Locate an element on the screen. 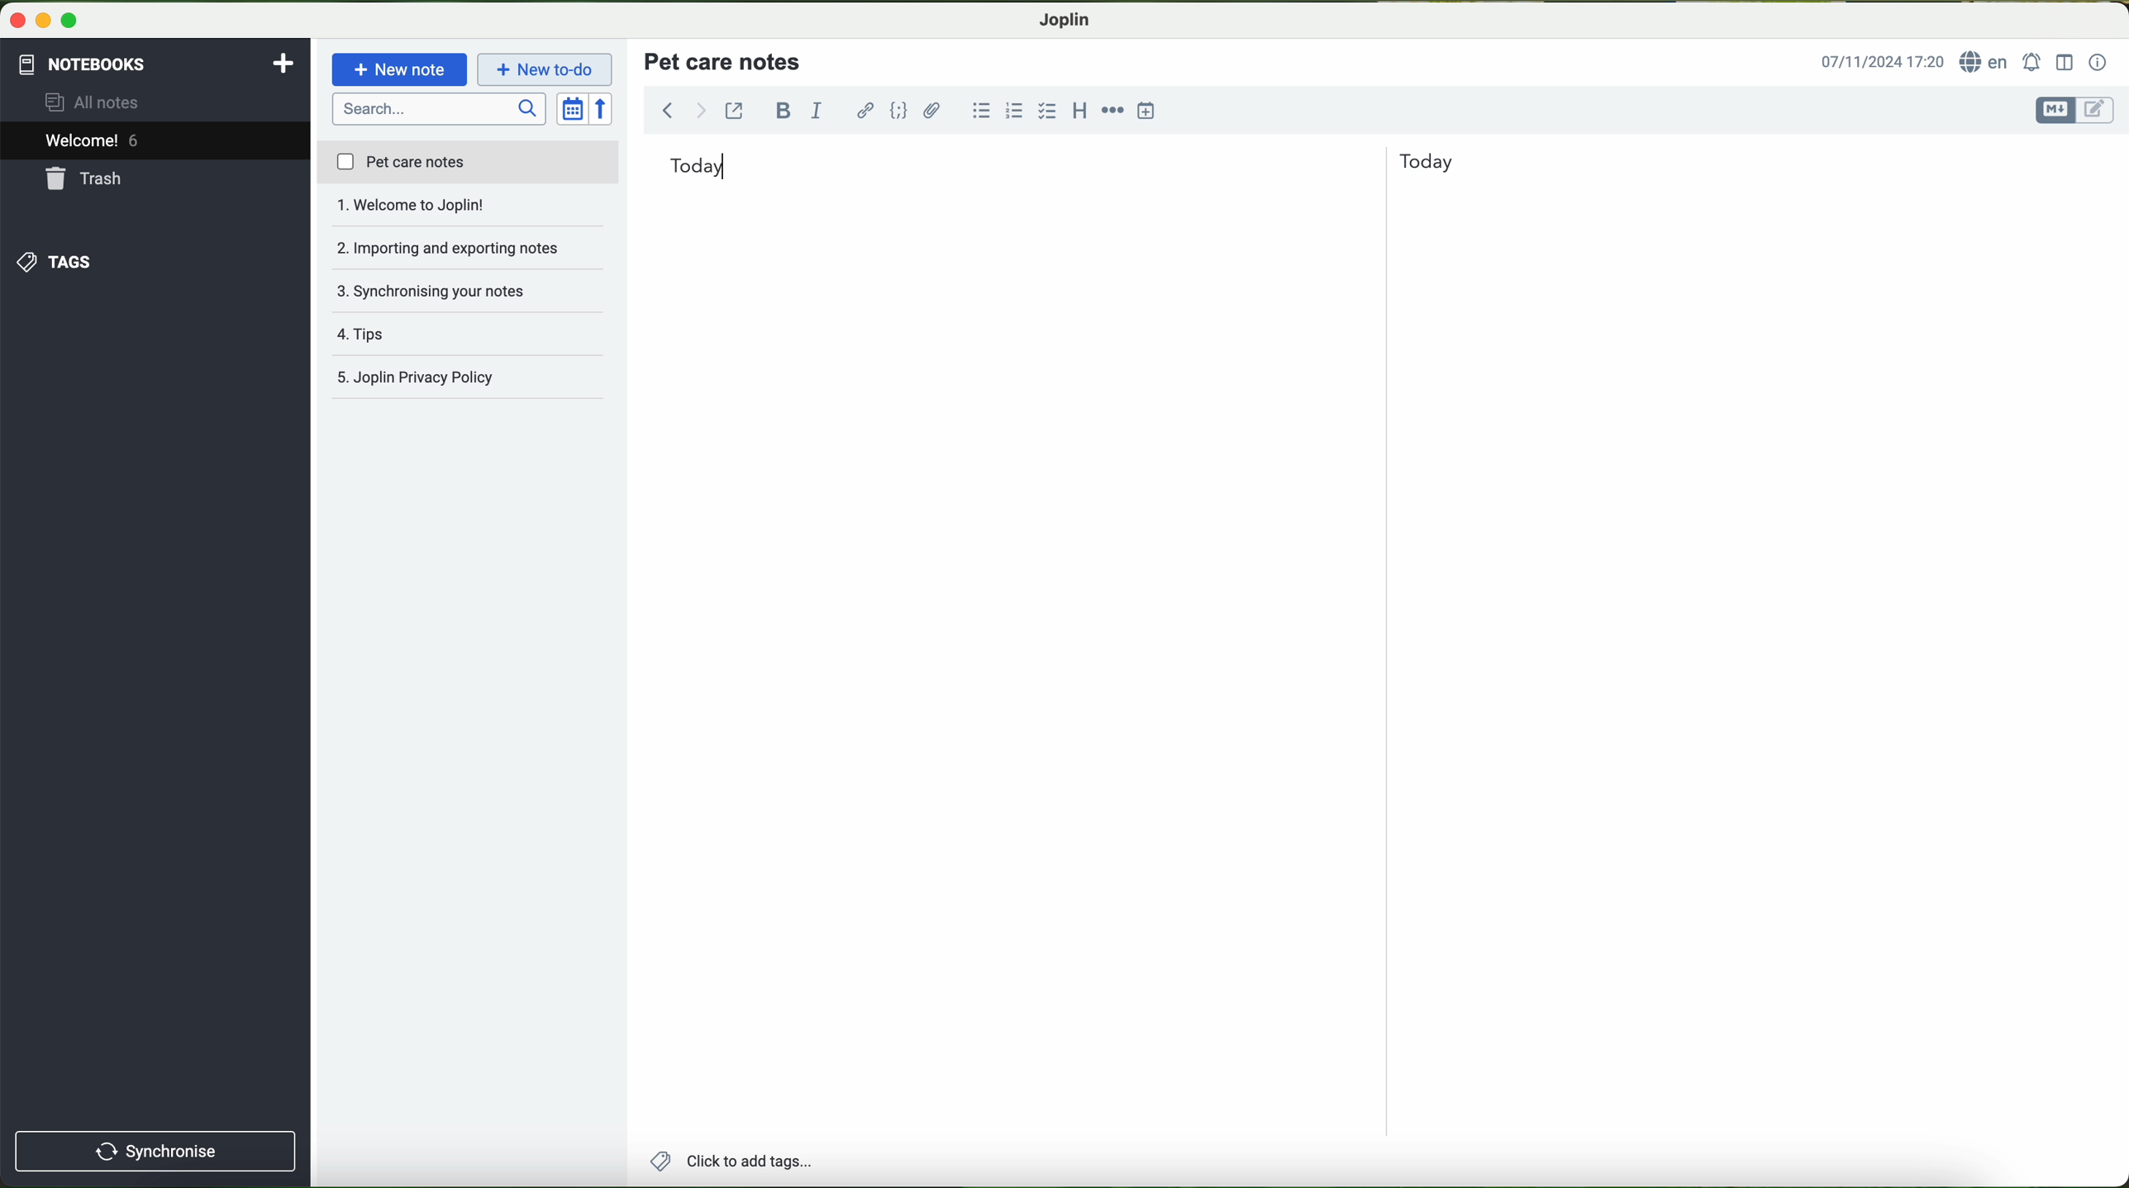 The image size is (2129, 1188). insert time is located at coordinates (1147, 110).